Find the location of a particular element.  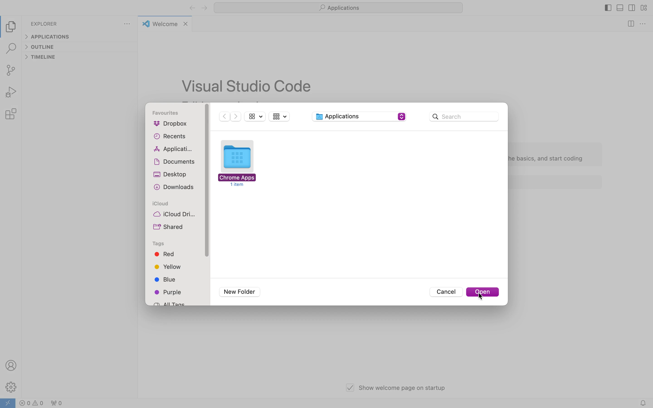

open is located at coordinates (483, 292).